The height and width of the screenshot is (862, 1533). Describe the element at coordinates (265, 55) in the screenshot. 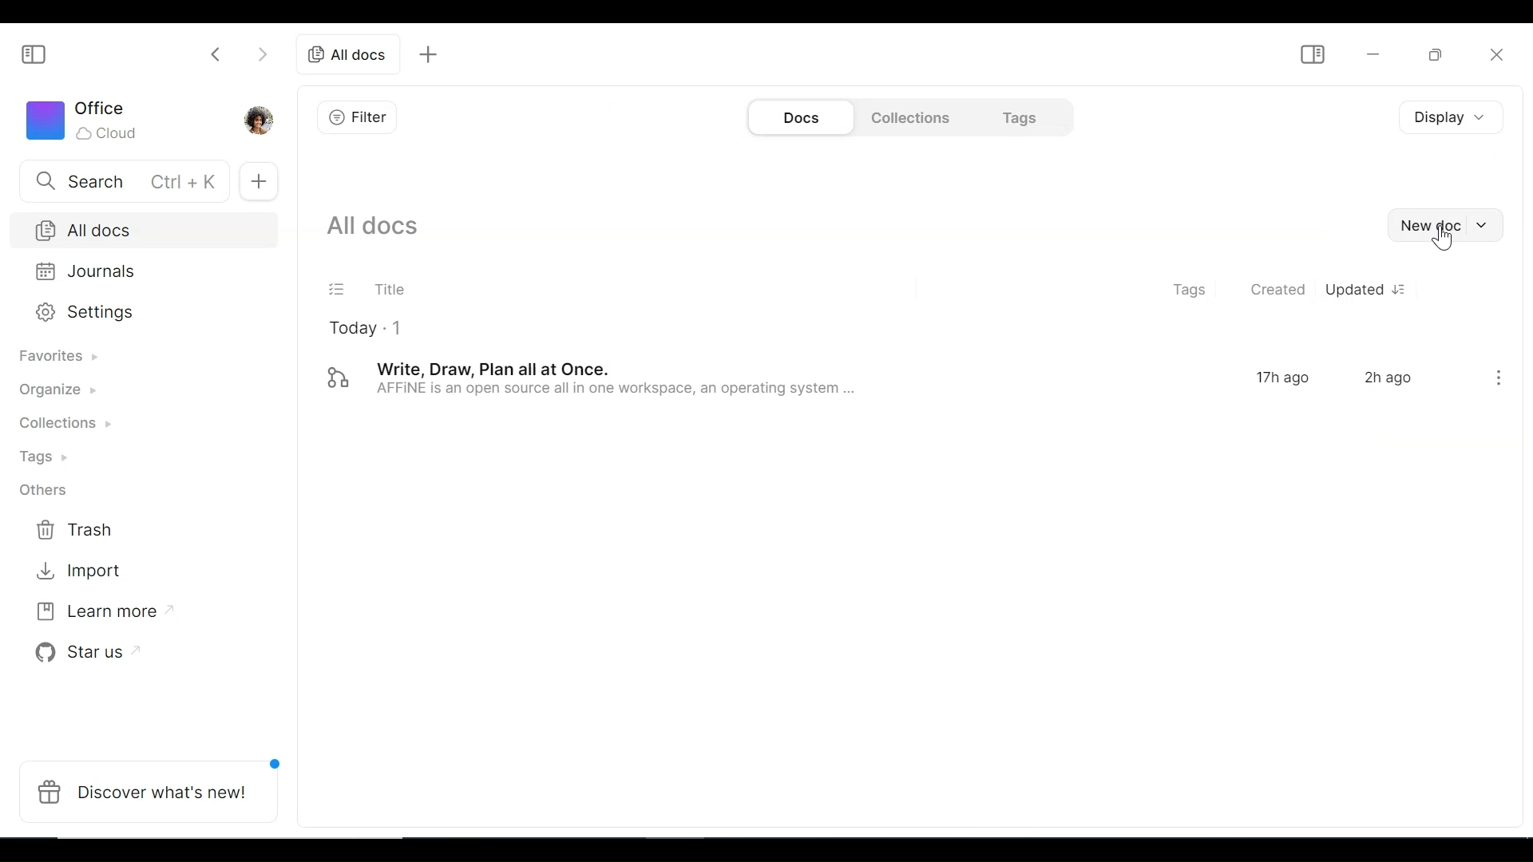

I see `Click to go forward` at that location.